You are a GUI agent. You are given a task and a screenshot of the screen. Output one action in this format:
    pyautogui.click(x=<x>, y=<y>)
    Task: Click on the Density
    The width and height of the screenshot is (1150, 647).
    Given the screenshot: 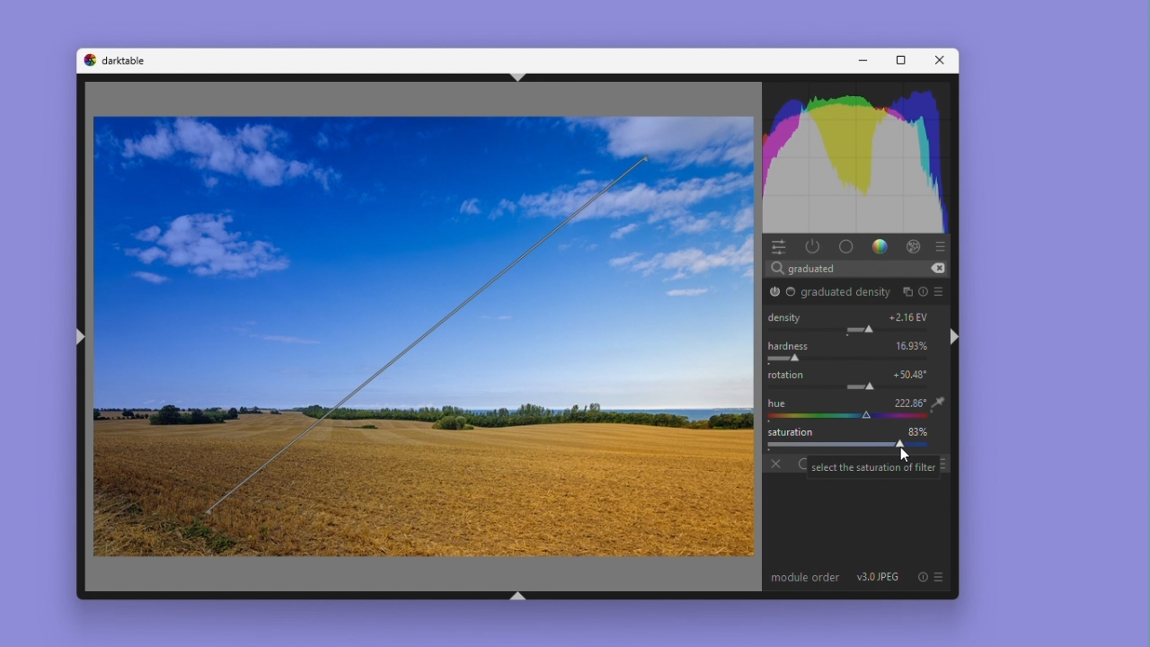 What is the action you would take?
    pyautogui.click(x=787, y=316)
    